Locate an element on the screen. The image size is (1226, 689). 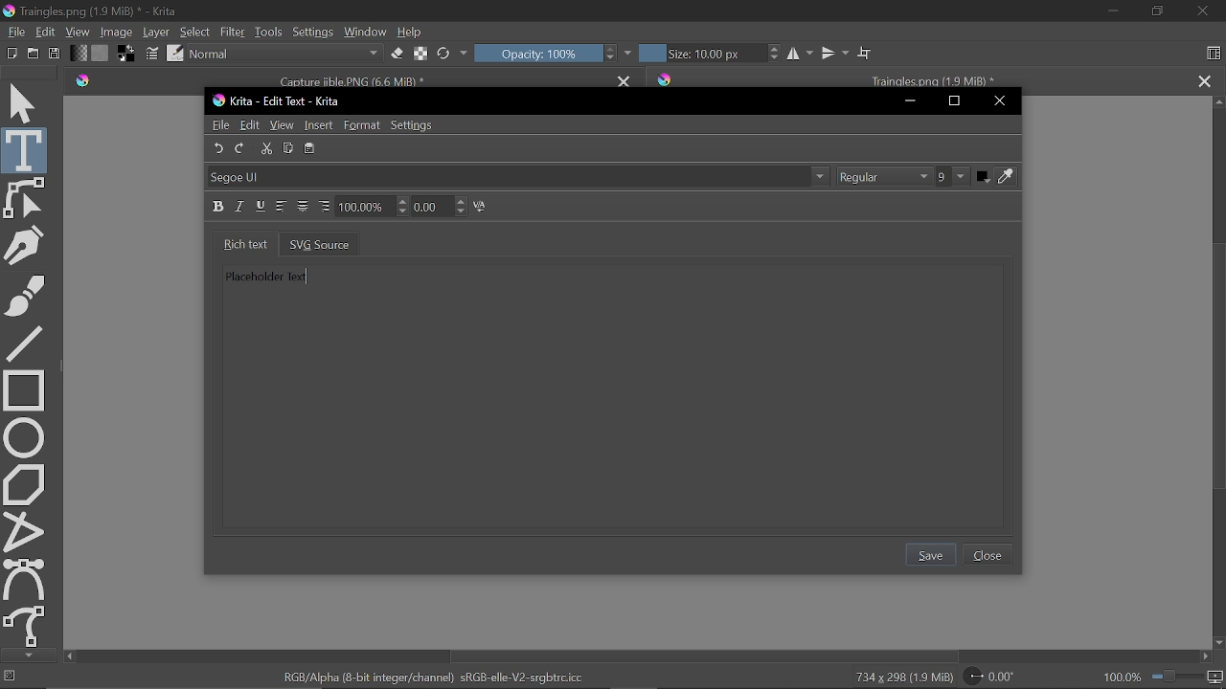
Close is located at coordinates (987, 554).